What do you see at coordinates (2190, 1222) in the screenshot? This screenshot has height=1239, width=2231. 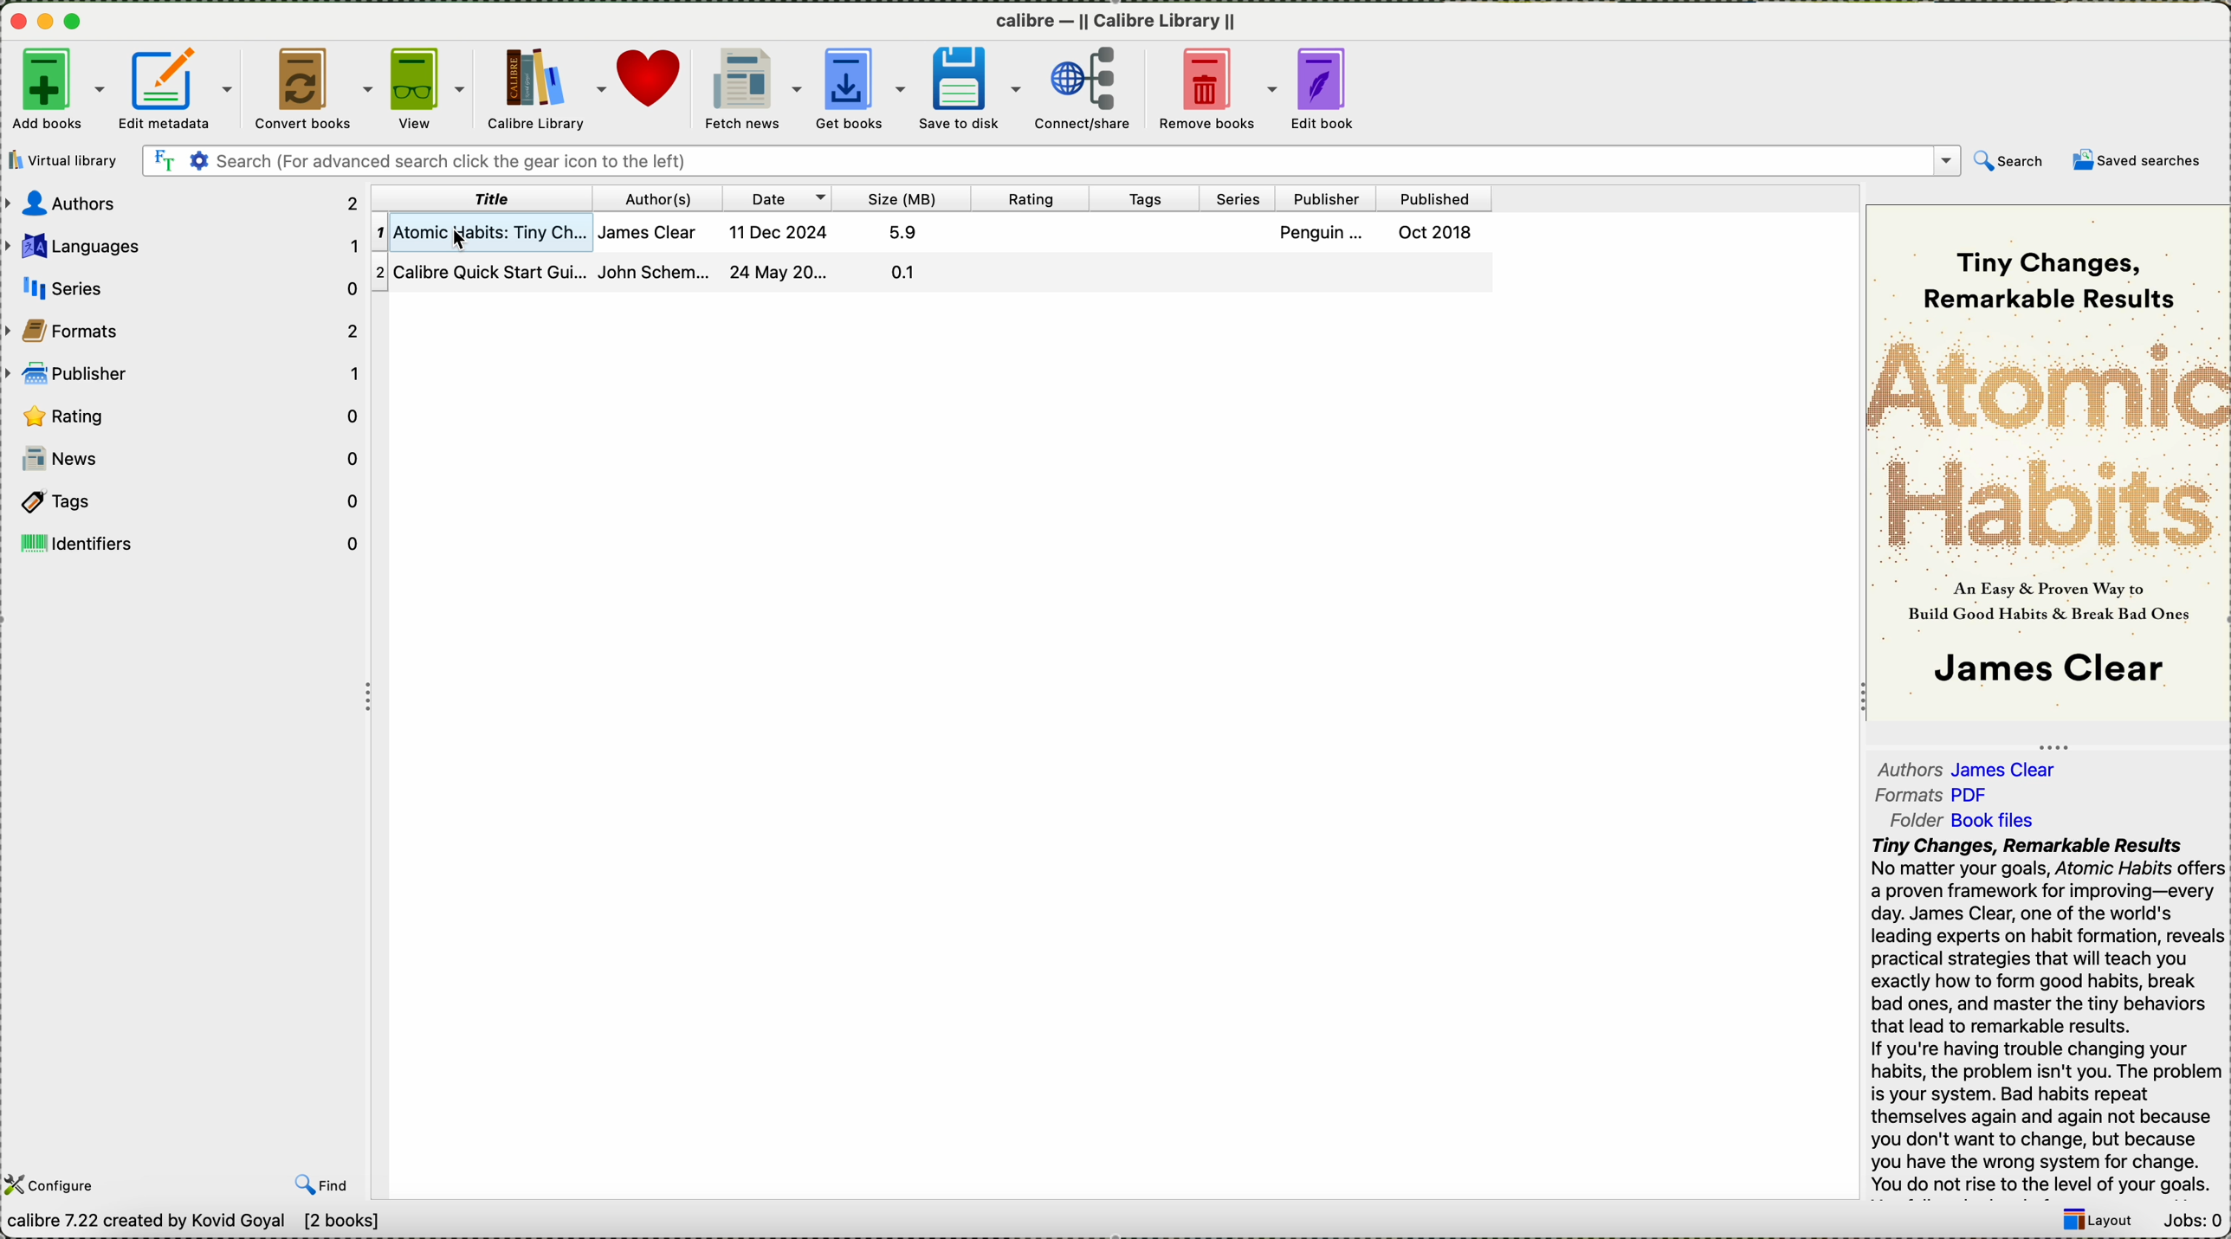 I see `Jobs: 0` at bounding box center [2190, 1222].